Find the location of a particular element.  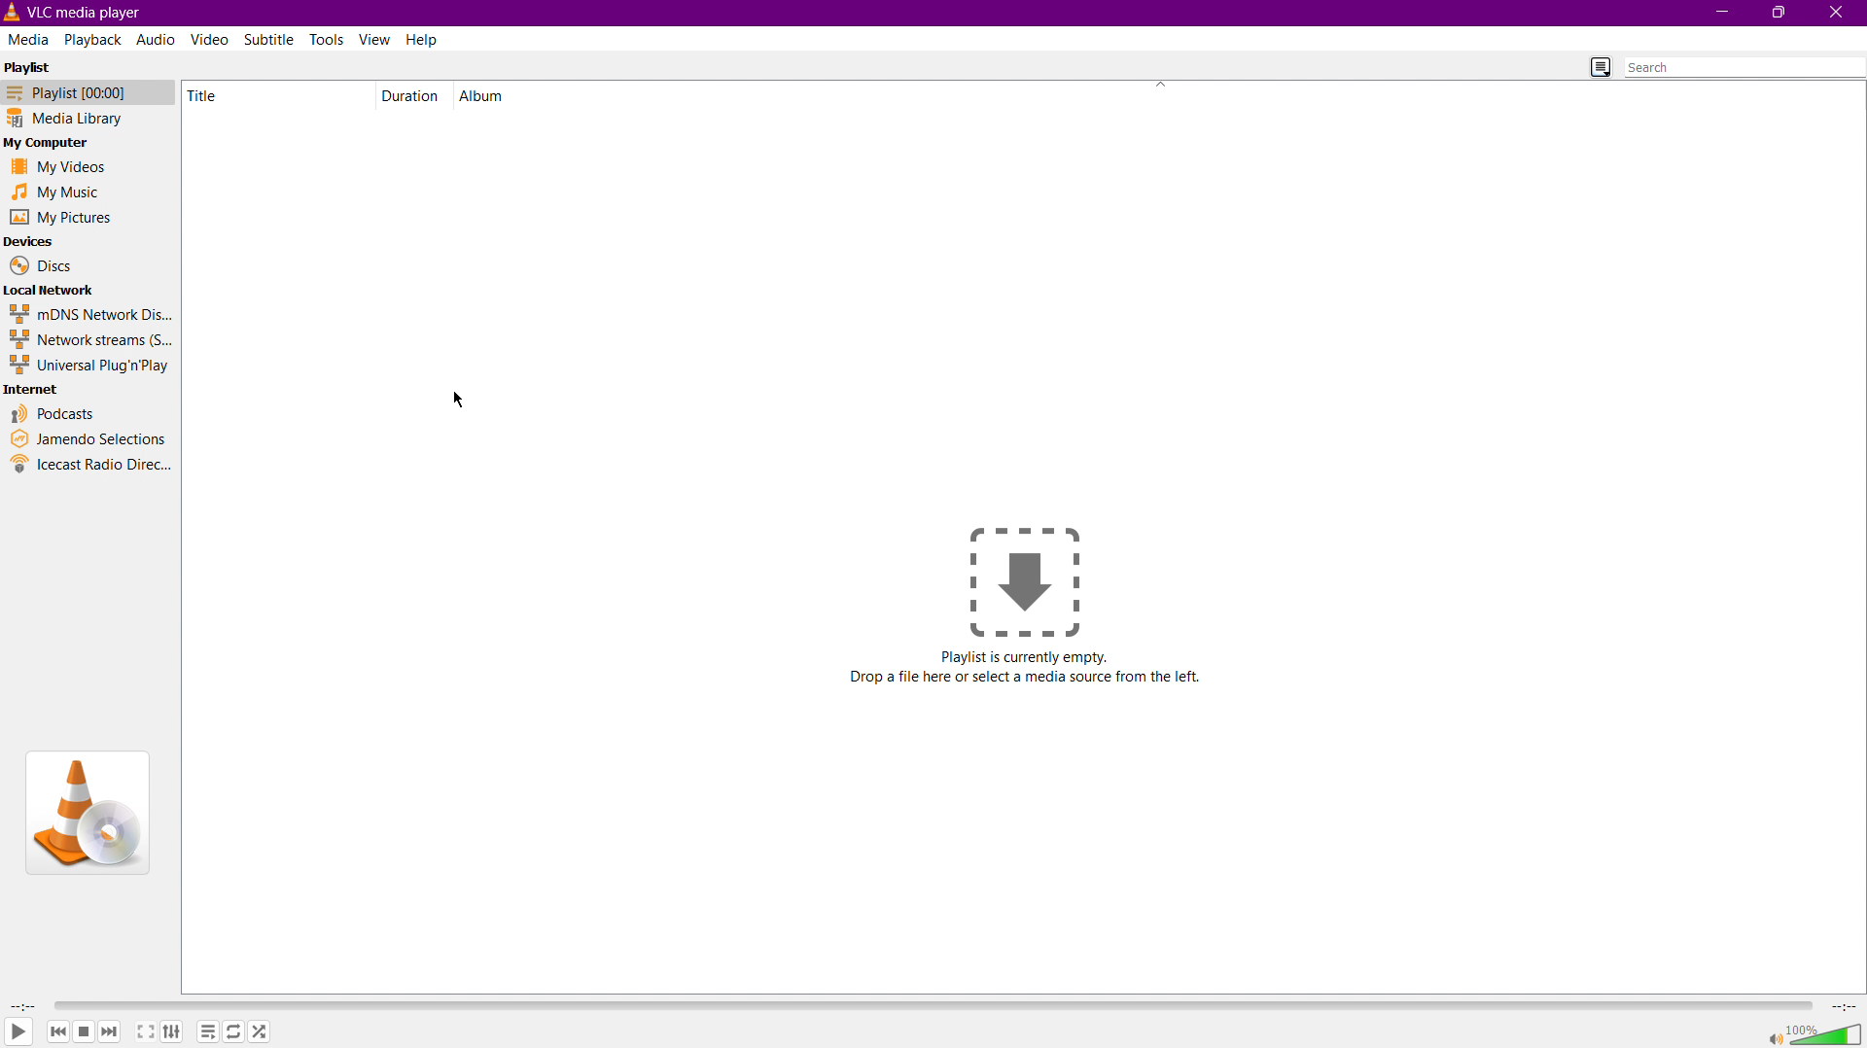

Media is located at coordinates (30, 39).